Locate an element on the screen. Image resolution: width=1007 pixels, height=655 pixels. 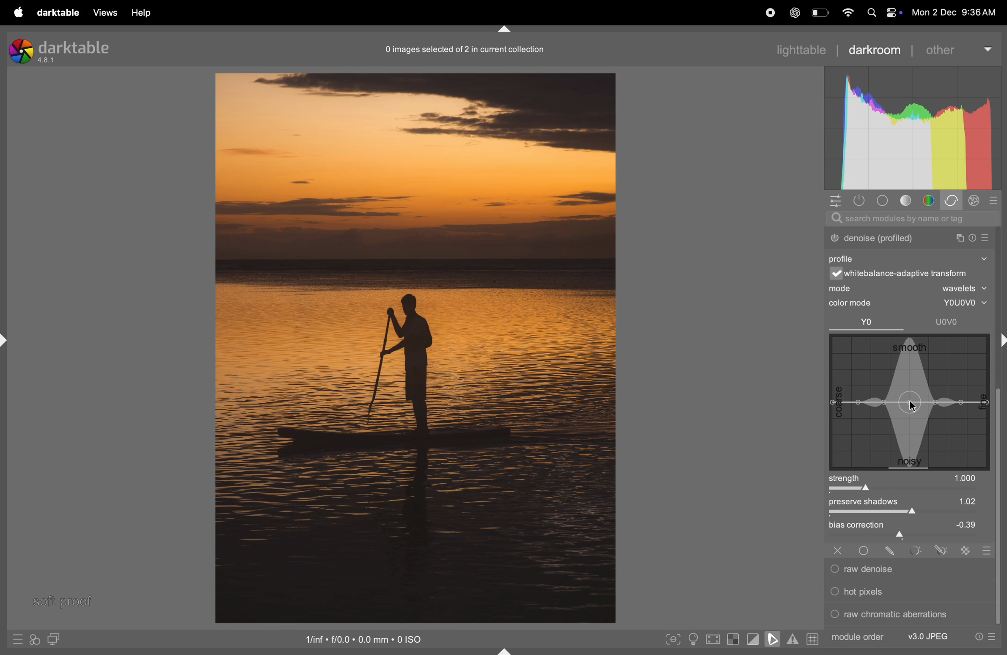
youovo is located at coordinates (959, 303).